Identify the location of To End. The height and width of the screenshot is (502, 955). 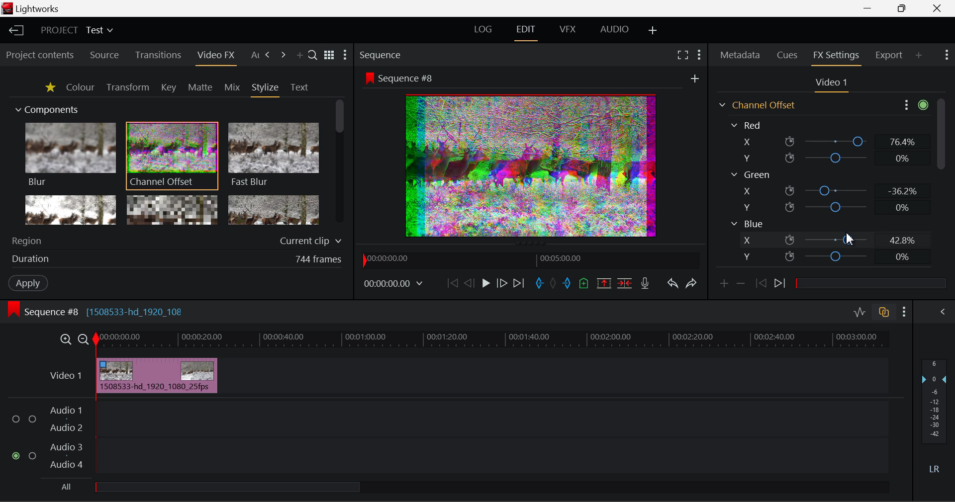
(521, 284).